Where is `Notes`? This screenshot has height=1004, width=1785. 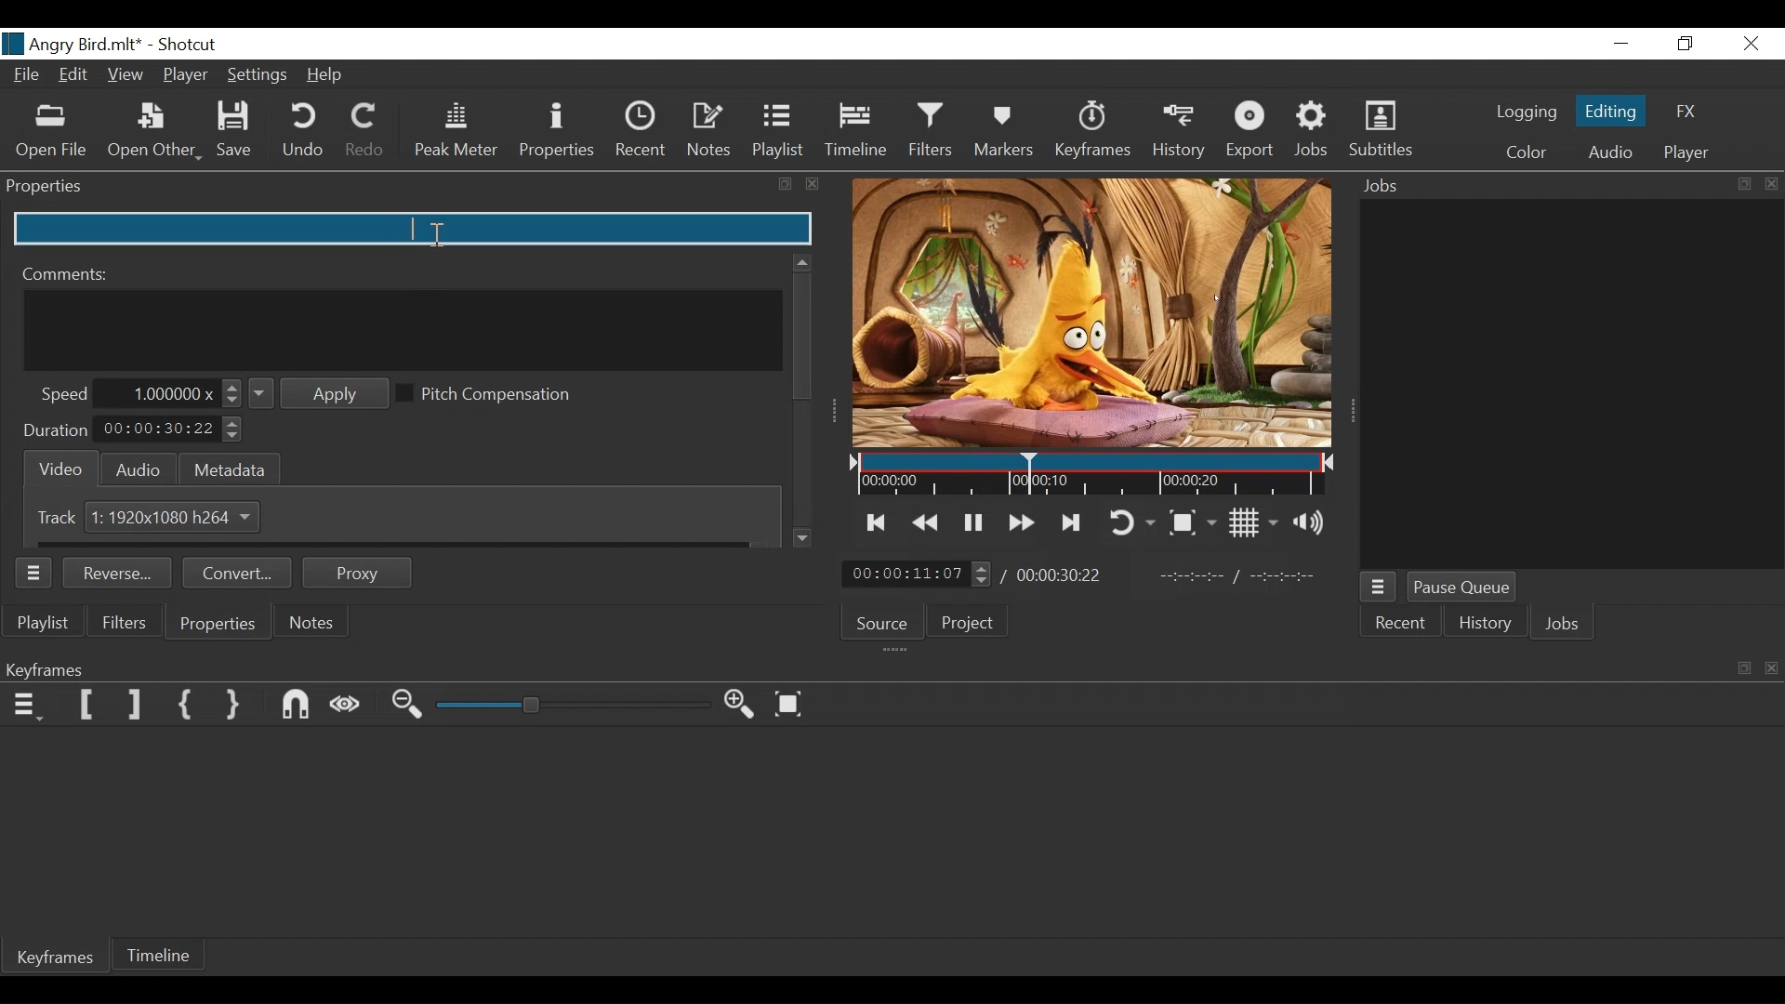 Notes is located at coordinates (710, 131).